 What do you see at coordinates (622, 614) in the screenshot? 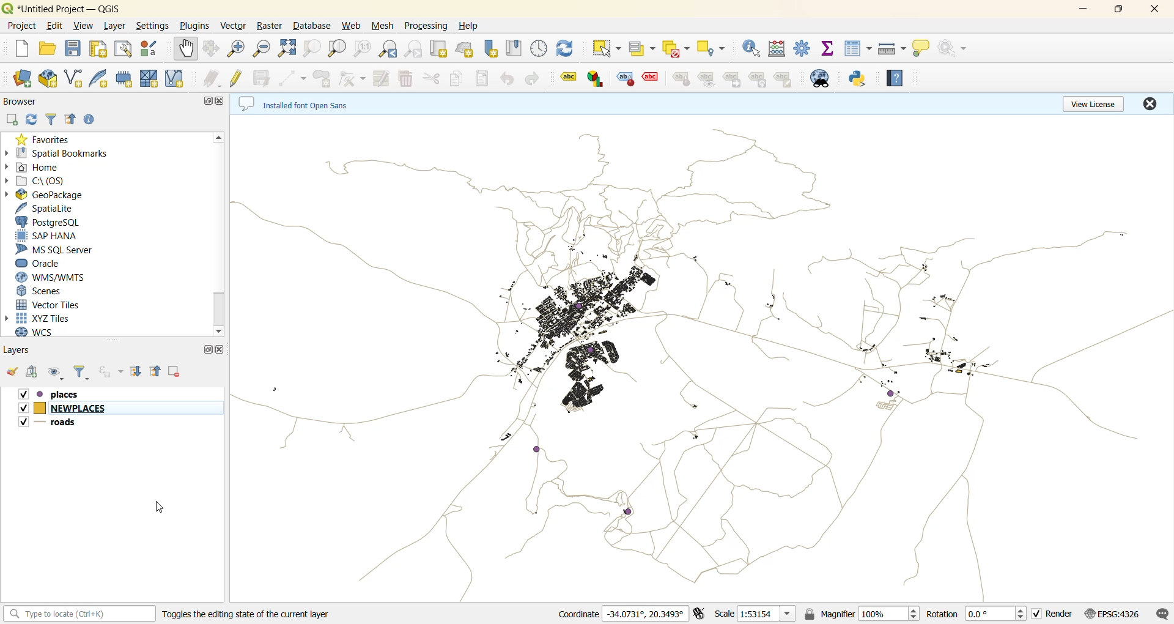
I see `coordinates` at bounding box center [622, 614].